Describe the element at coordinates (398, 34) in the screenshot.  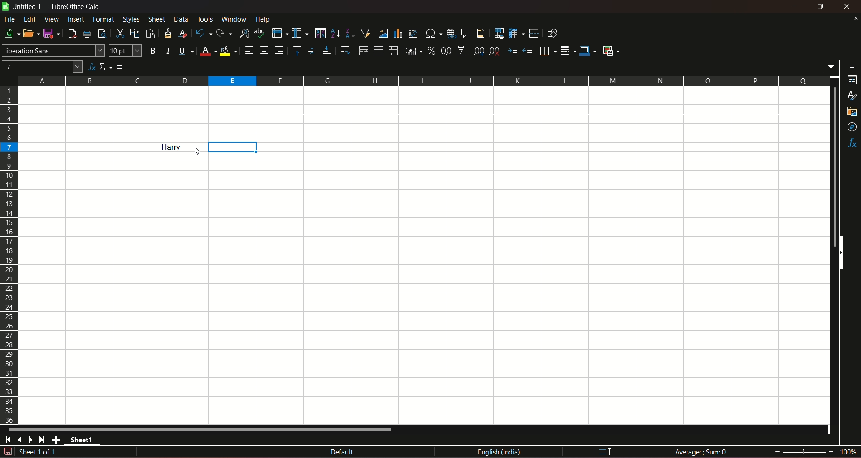
I see `insert chart` at that location.